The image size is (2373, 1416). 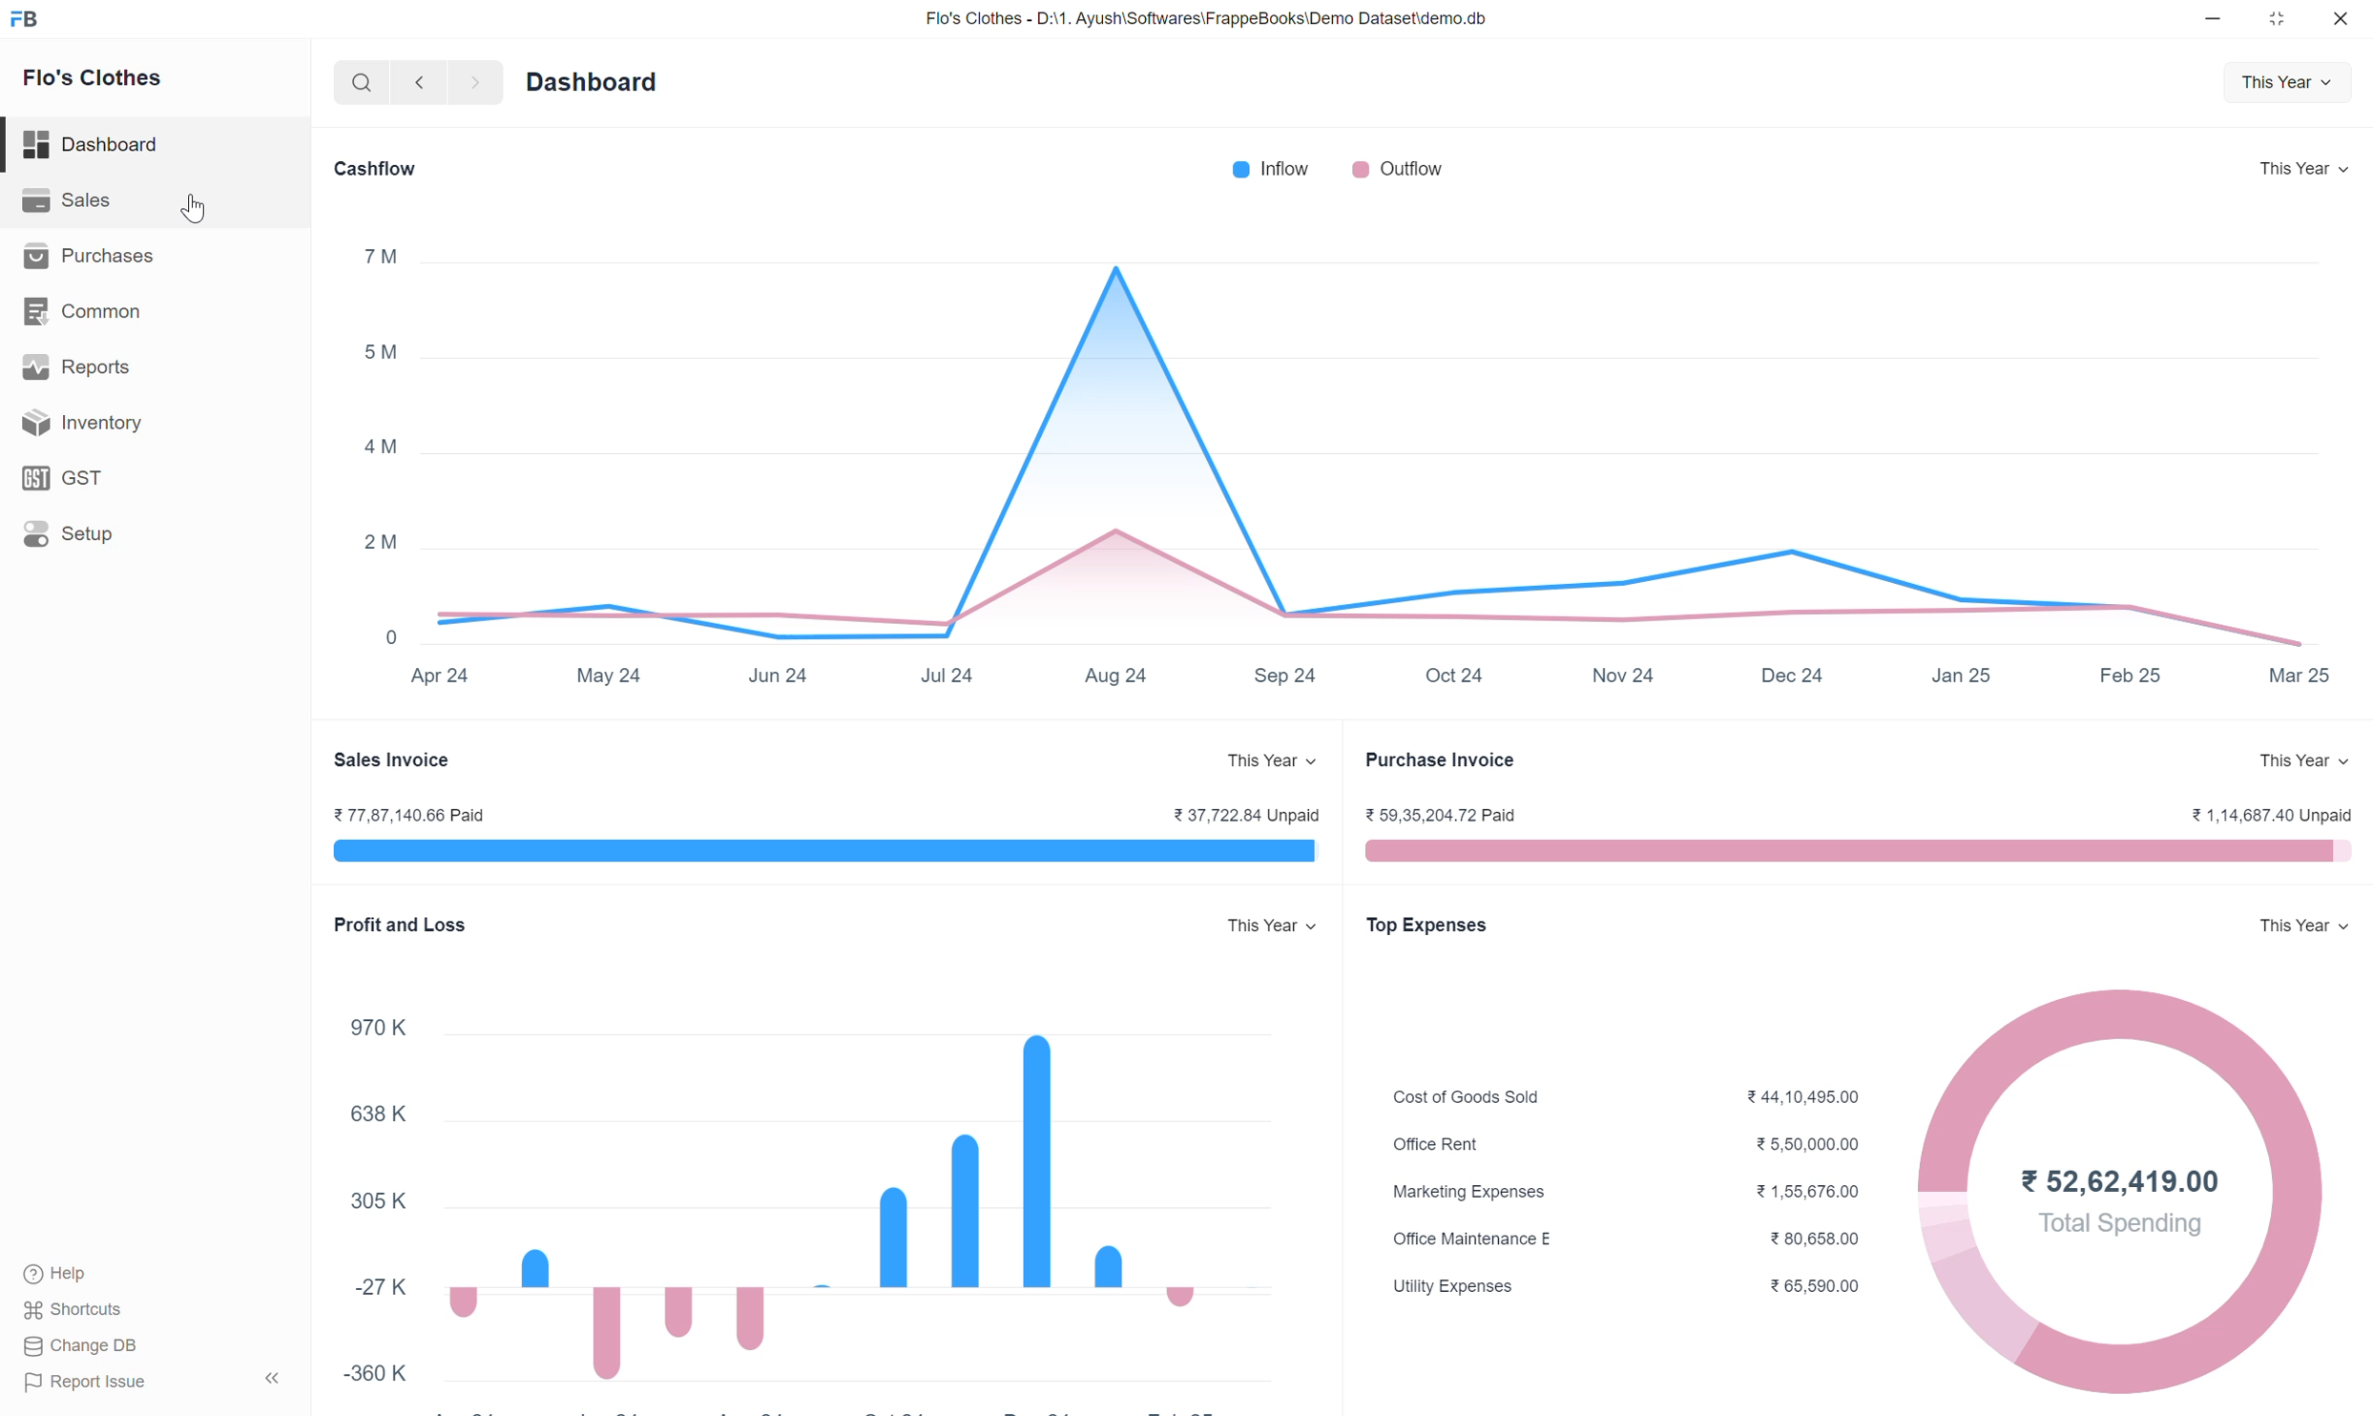 What do you see at coordinates (379, 1376) in the screenshot?
I see `-360 K` at bounding box center [379, 1376].